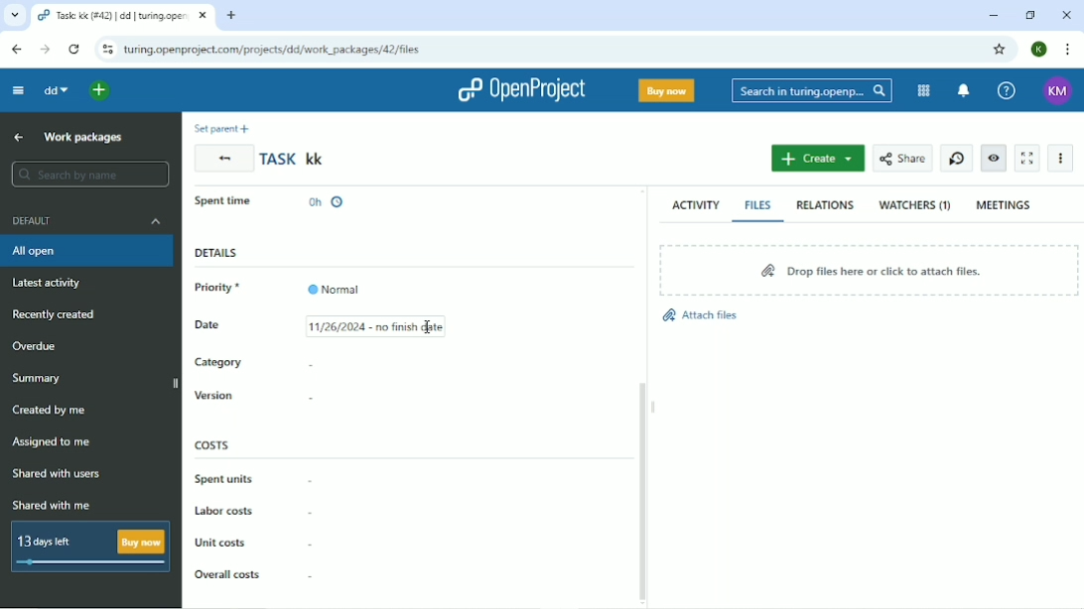 This screenshot has width=1084, height=609. I want to click on 13 days left Buy now, so click(88, 548).